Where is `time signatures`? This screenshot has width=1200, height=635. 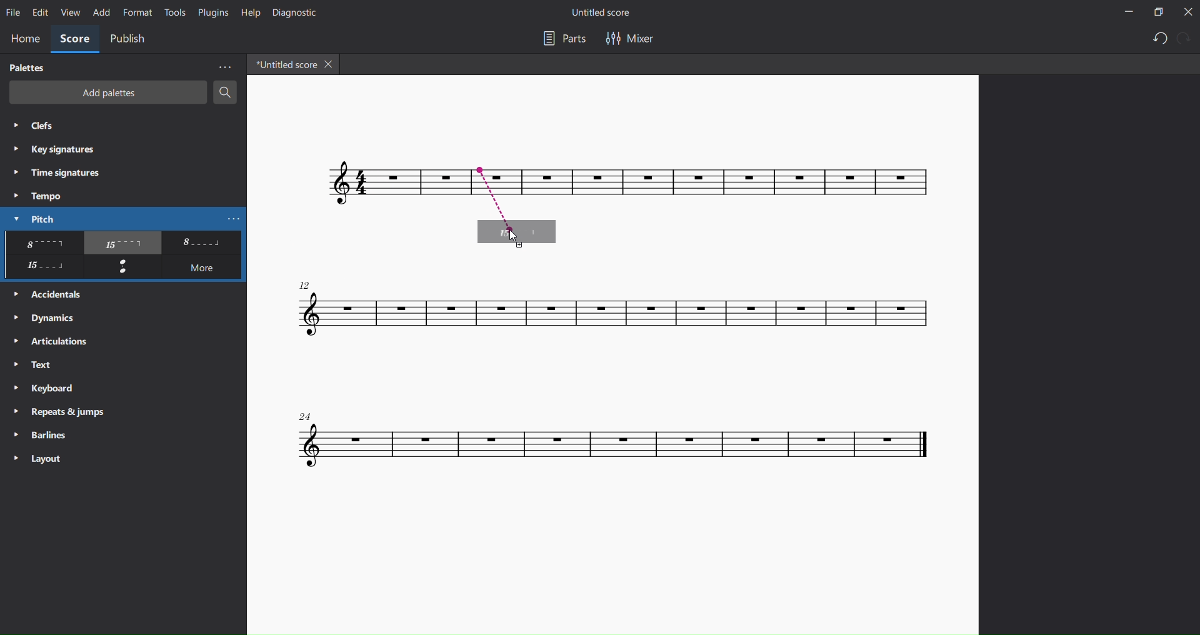 time signatures is located at coordinates (56, 174).